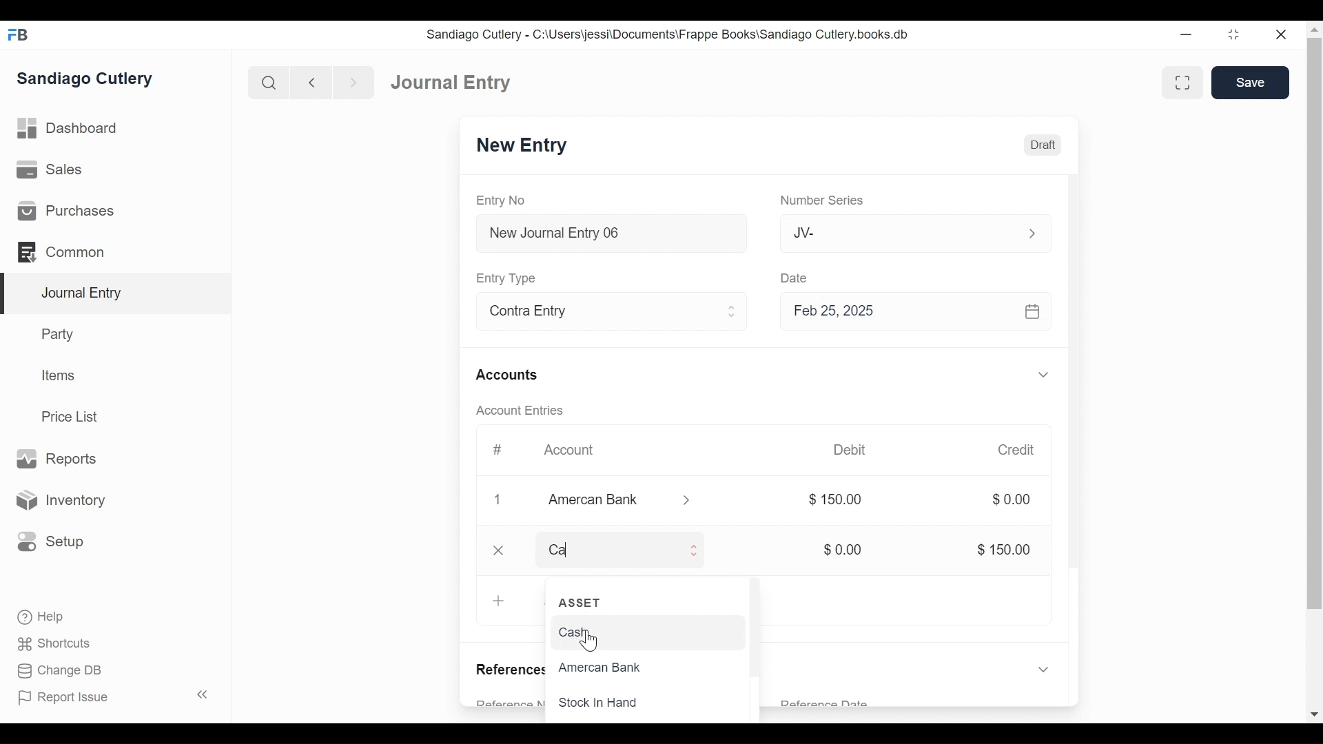 This screenshot has width=1323, height=744. I want to click on Reports, so click(56, 459).